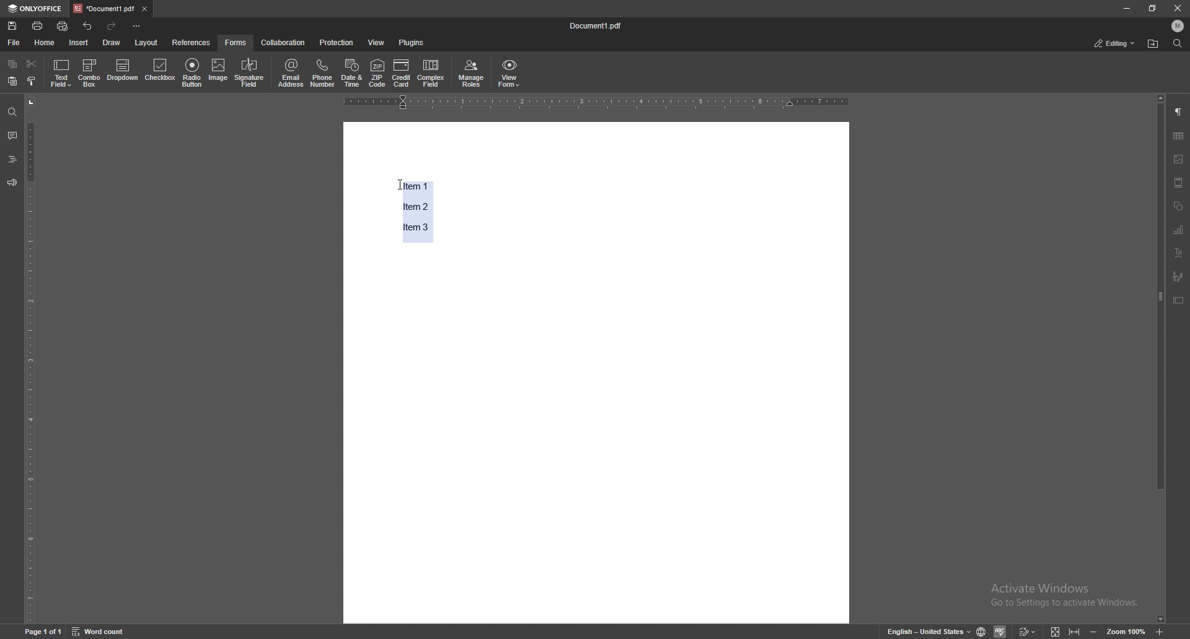 The height and width of the screenshot is (639, 1190). Describe the element at coordinates (1179, 182) in the screenshot. I see `header and footer` at that location.